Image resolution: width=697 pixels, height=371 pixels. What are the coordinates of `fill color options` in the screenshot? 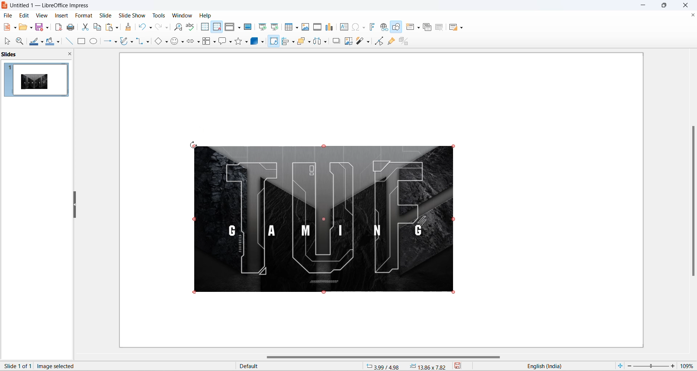 It's located at (58, 42).